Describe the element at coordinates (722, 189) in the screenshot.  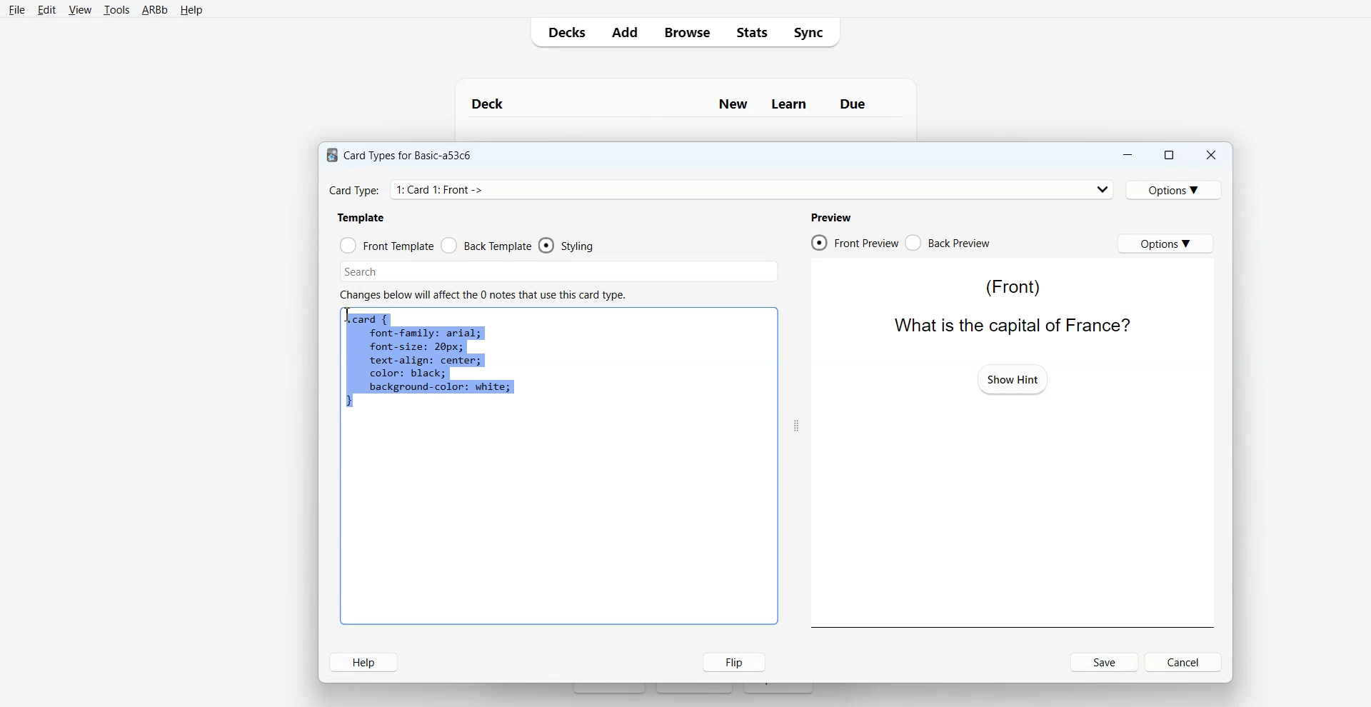
I see `Card Type` at that location.